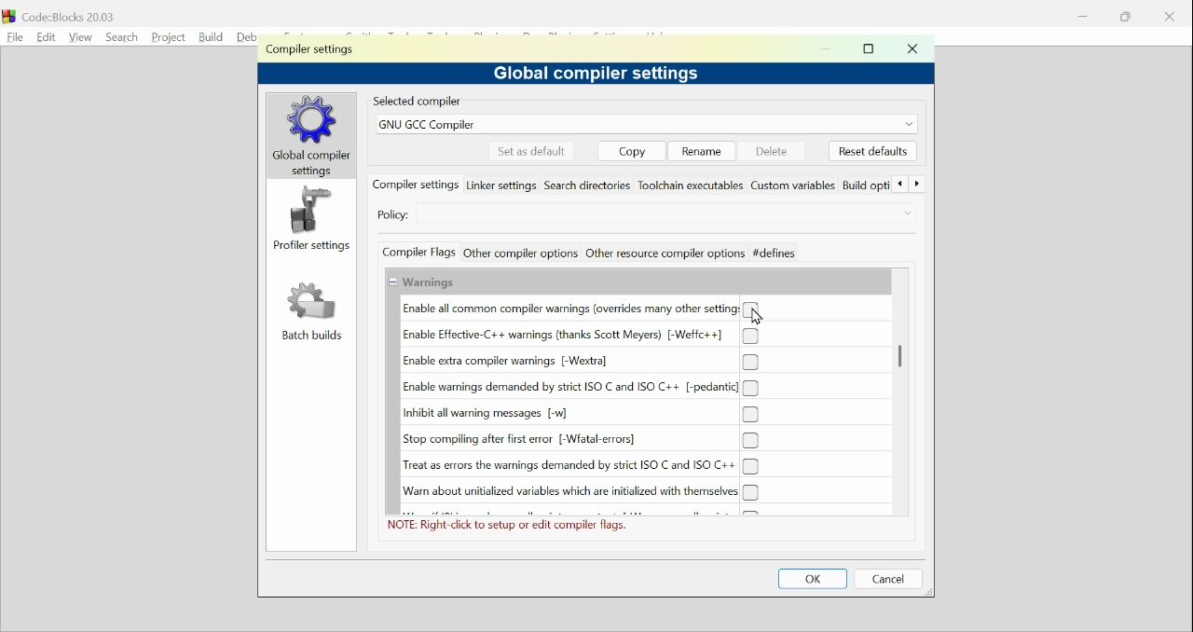 This screenshot has height=632, width=1193. What do you see at coordinates (519, 253) in the screenshot?
I see `Other compiler actions` at bounding box center [519, 253].